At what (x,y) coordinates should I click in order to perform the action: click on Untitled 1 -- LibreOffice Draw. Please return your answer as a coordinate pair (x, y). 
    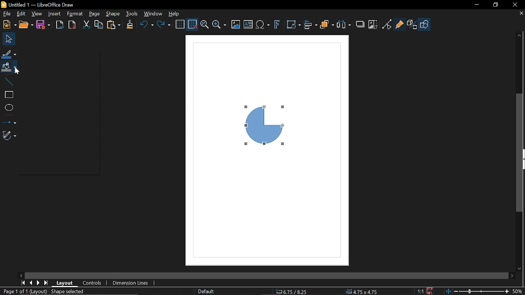
    Looking at the image, I should click on (51, 4).